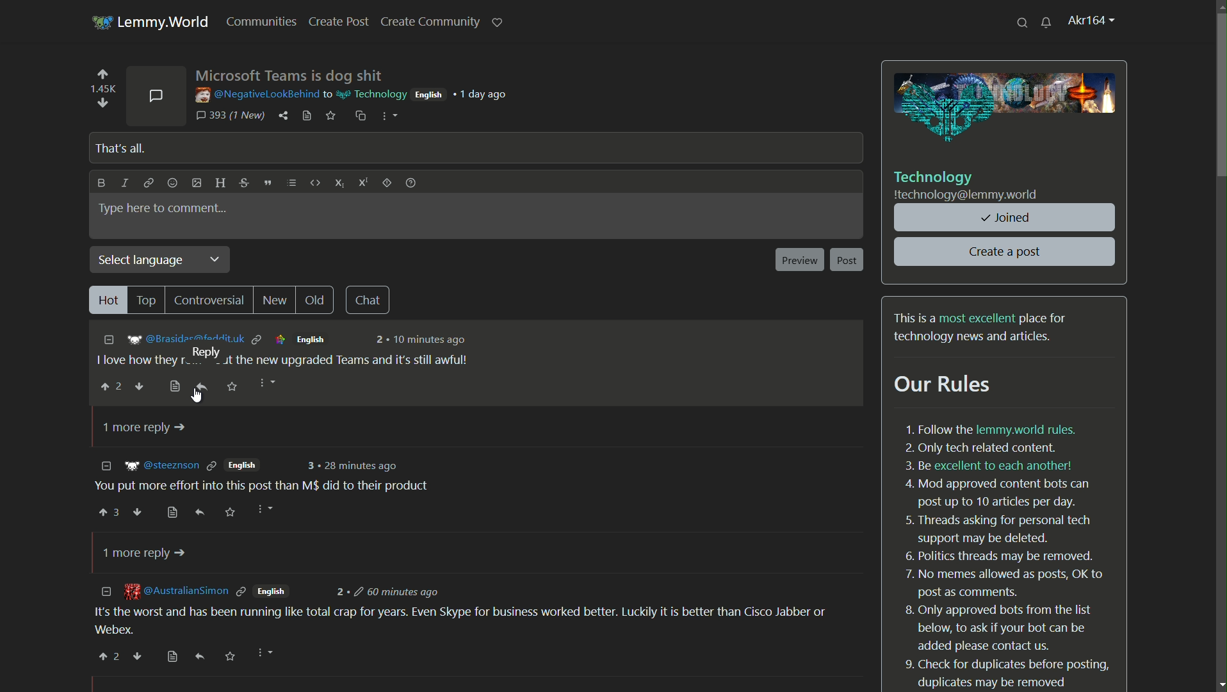 This screenshot has height=692, width=1227. Describe the element at coordinates (934, 177) in the screenshot. I see `community name` at that location.